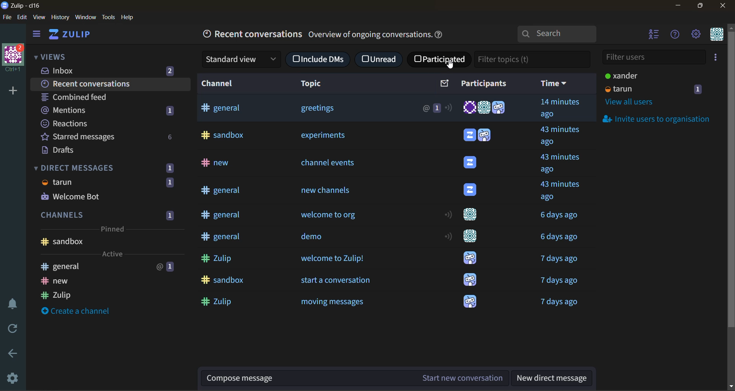 Image resolution: width=735 pixels, height=391 pixels. What do you see at coordinates (471, 301) in the screenshot?
I see `user` at bounding box center [471, 301].